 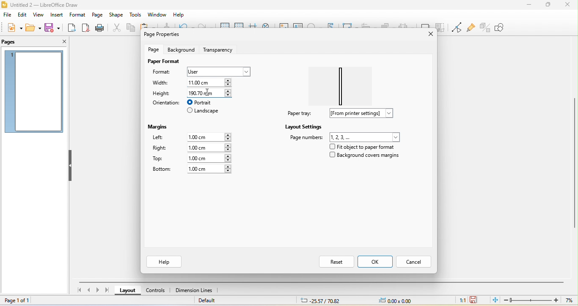 I want to click on bottom, so click(x=162, y=169).